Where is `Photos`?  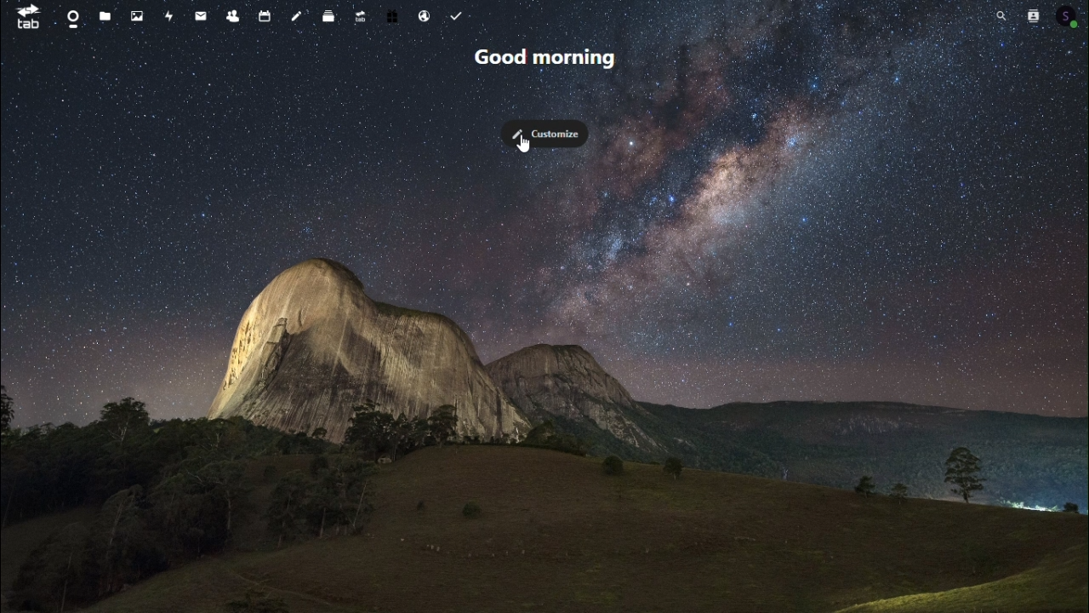
Photos is located at coordinates (135, 15).